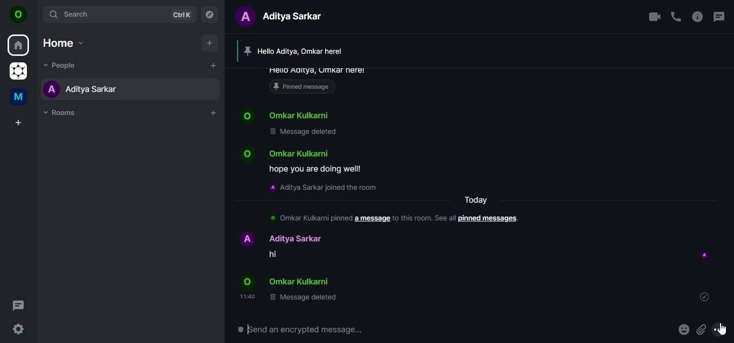 This screenshot has width=734, height=343. What do you see at coordinates (684, 331) in the screenshot?
I see `react` at bounding box center [684, 331].